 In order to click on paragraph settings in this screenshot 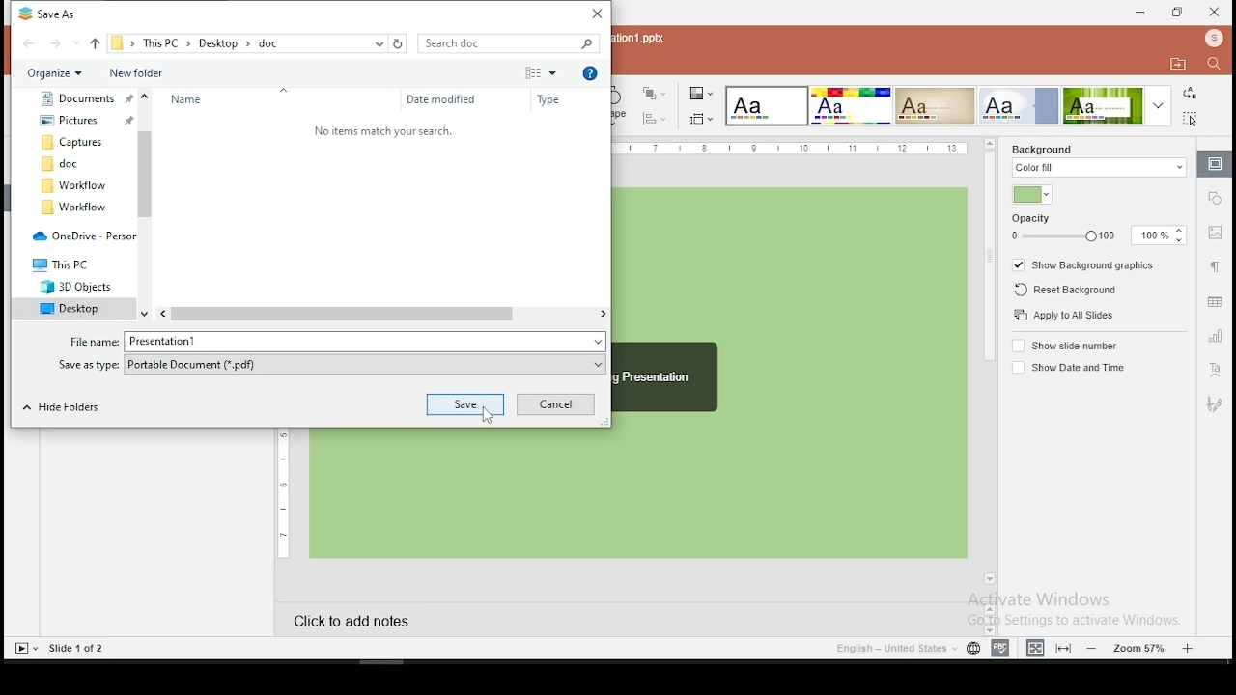, I will do `click(1217, 270)`.